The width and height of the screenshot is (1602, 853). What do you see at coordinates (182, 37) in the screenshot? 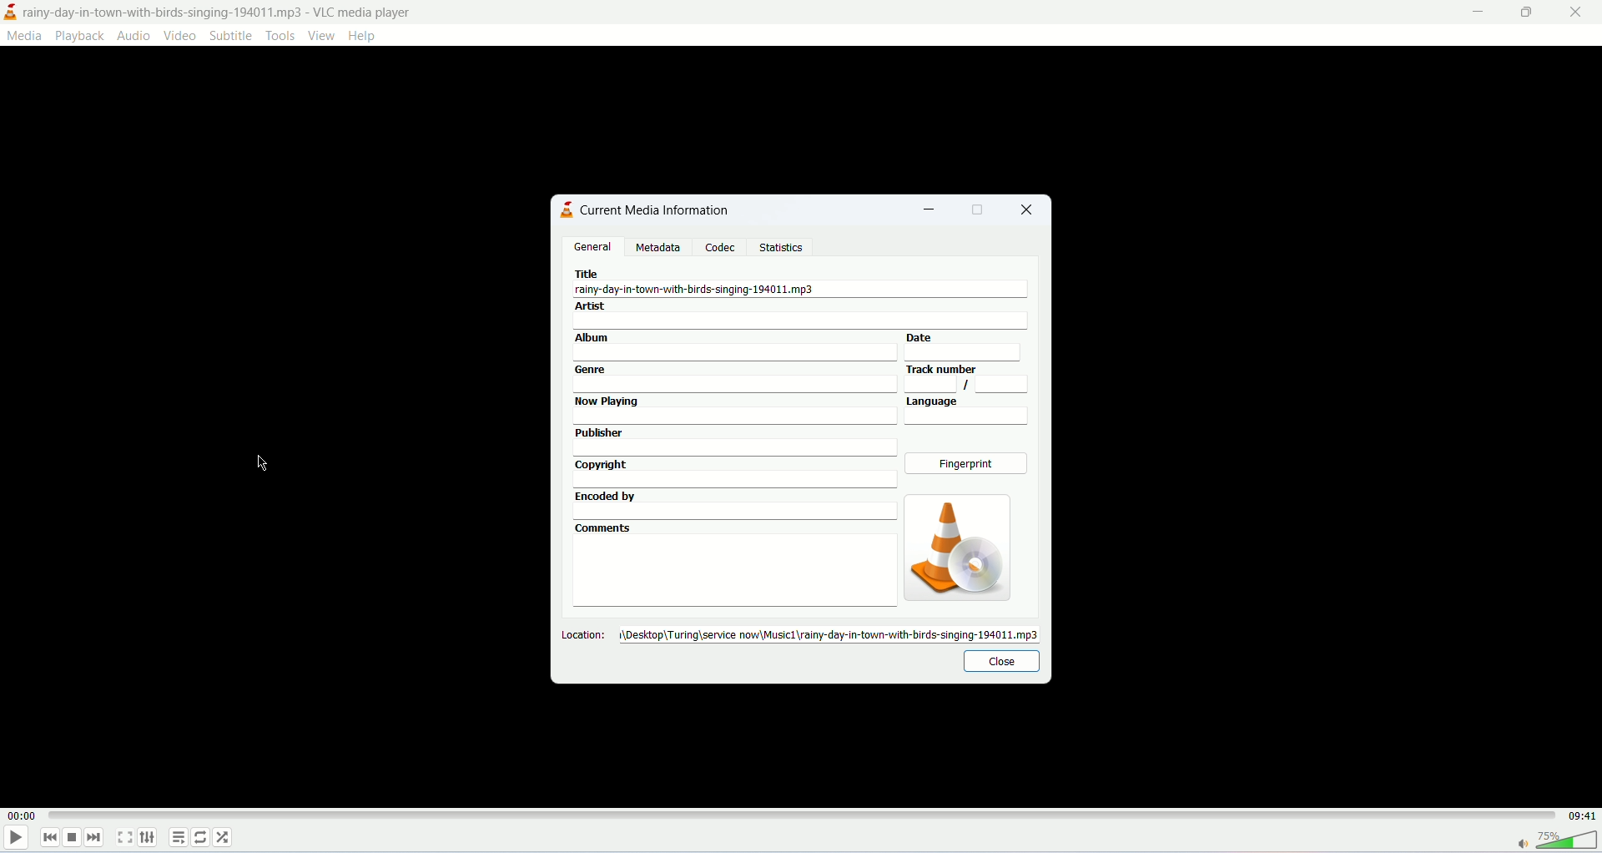
I see `video` at bounding box center [182, 37].